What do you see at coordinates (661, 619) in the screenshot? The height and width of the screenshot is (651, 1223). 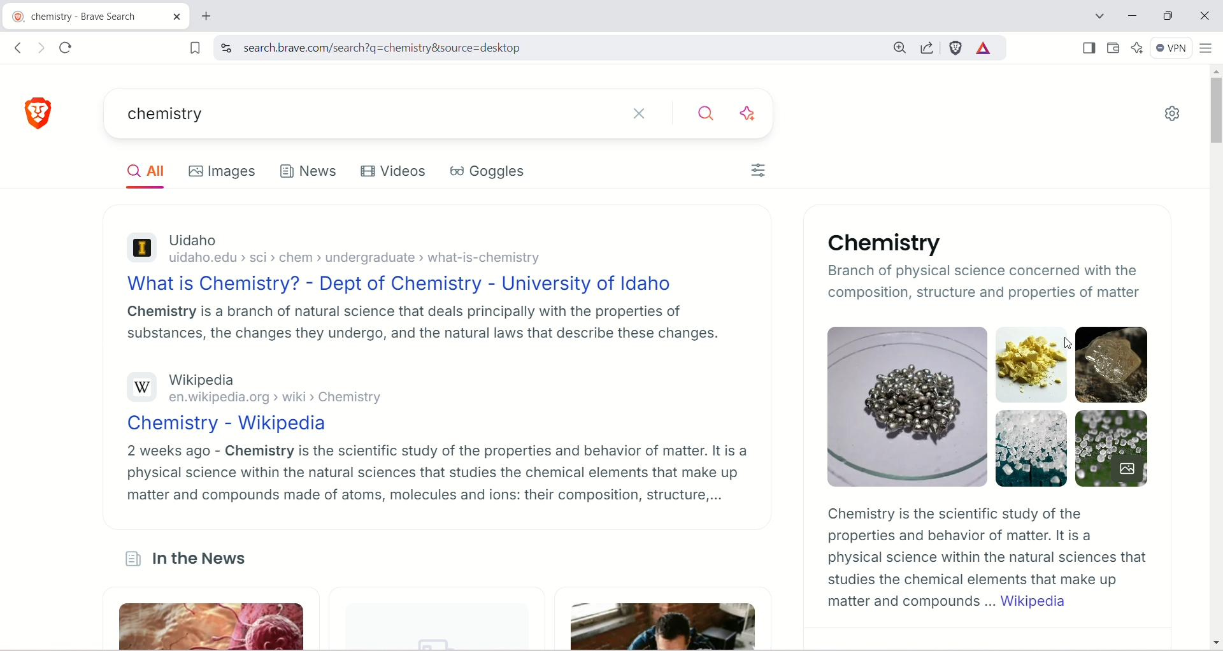 I see `person reading a book image` at bounding box center [661, 619].